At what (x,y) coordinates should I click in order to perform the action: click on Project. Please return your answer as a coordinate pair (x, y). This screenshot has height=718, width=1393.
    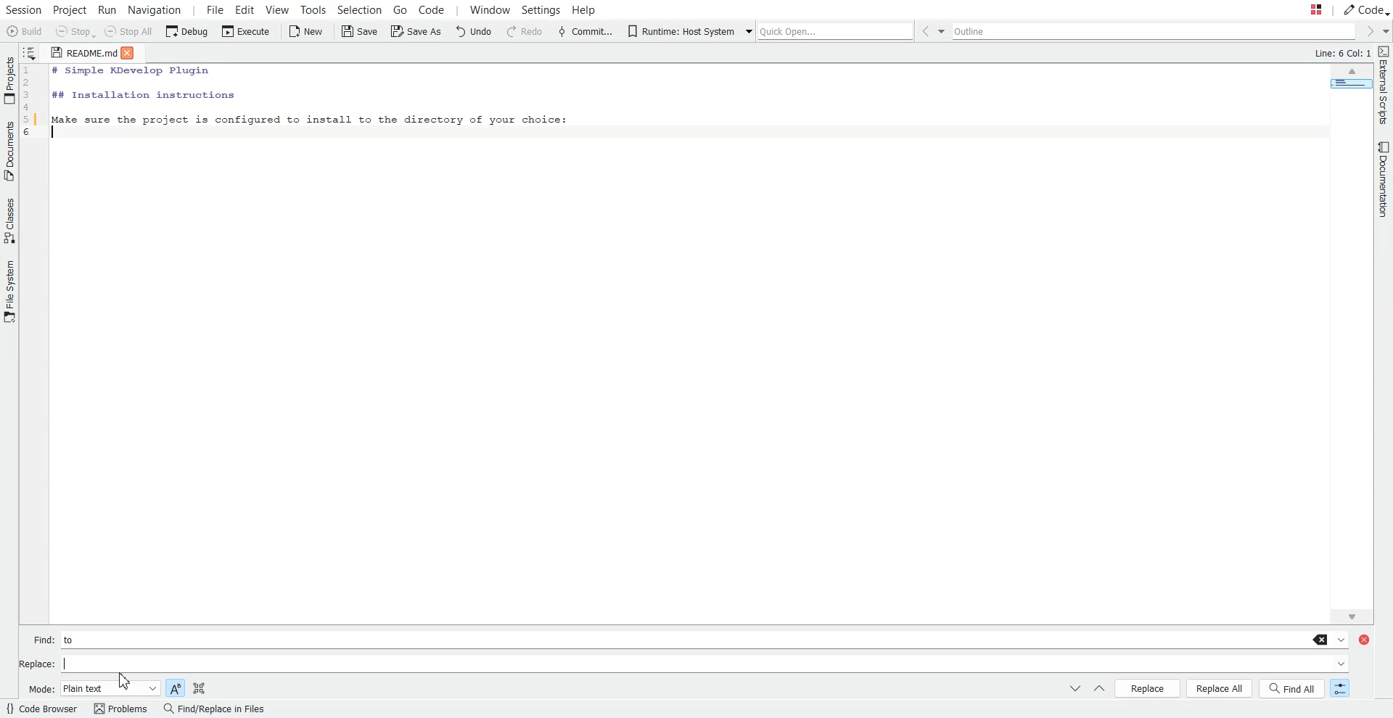
    Looking at the image, I should click on (70, 9).